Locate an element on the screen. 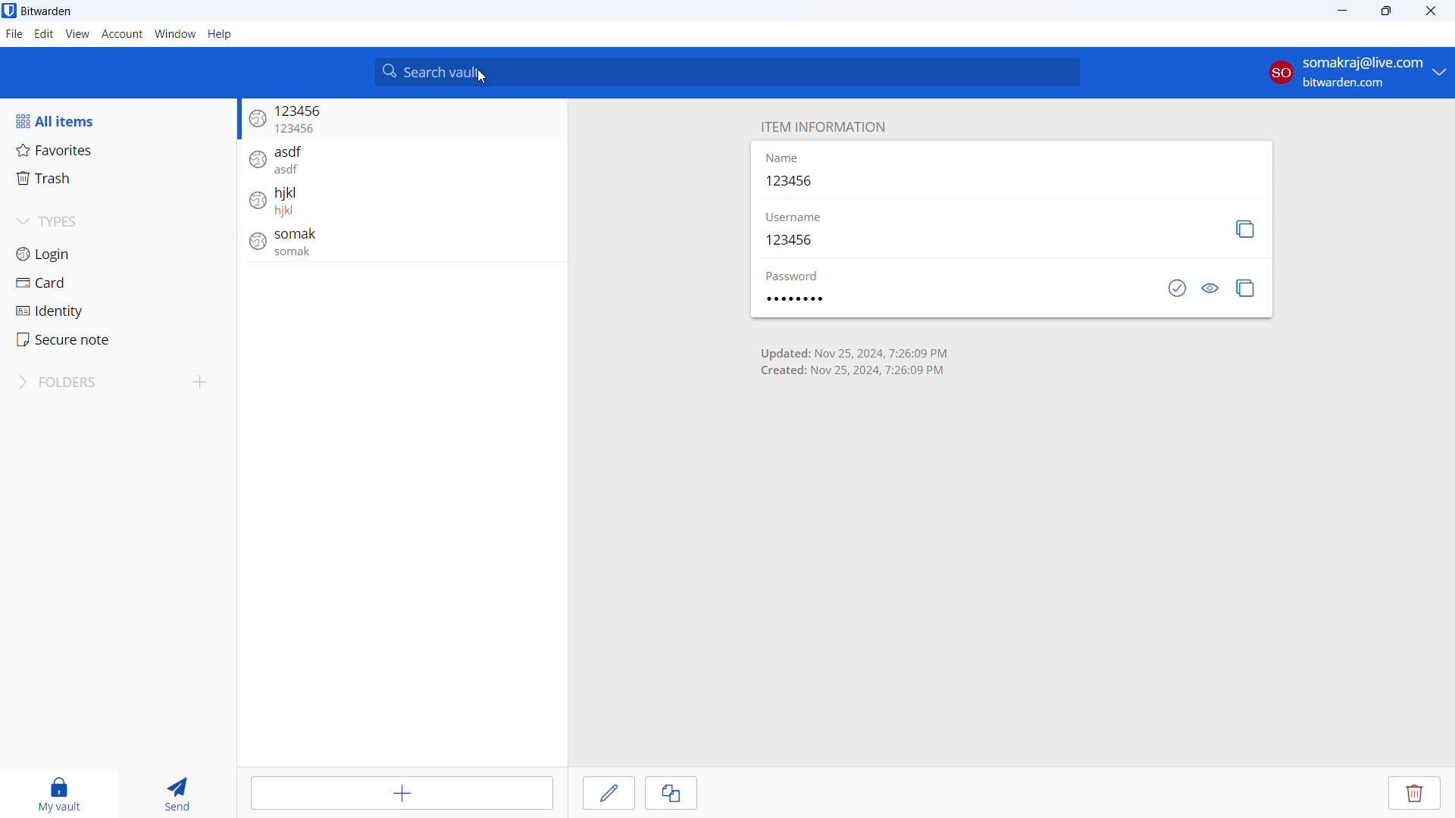 This screenshot has height=818, width=1455. send is located at coordinates (175, 791).